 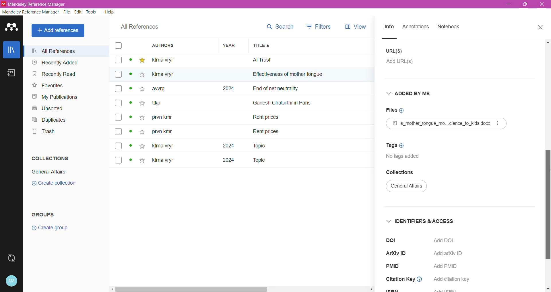 I want to click on views , so click(x=360, y=27).